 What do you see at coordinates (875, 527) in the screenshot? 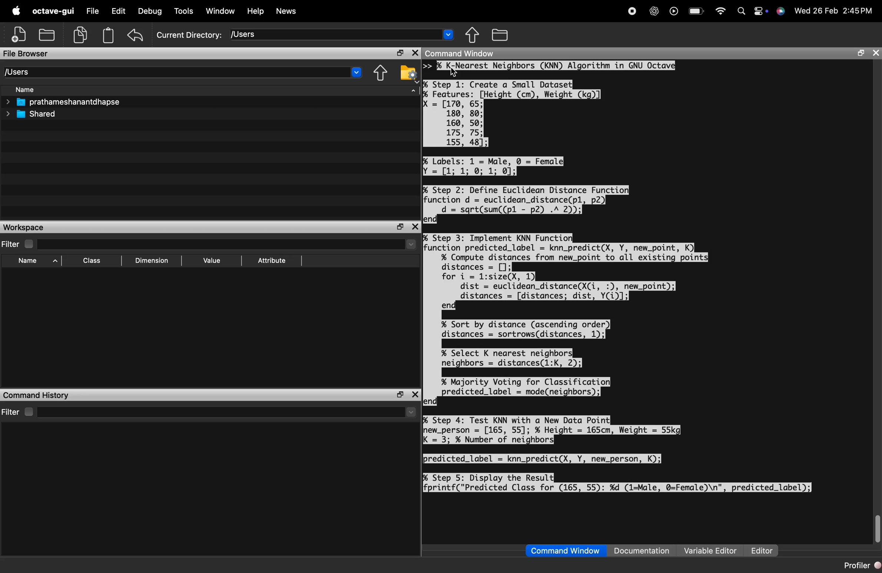
I see `scroll bar` at bounding box center [875, 527].